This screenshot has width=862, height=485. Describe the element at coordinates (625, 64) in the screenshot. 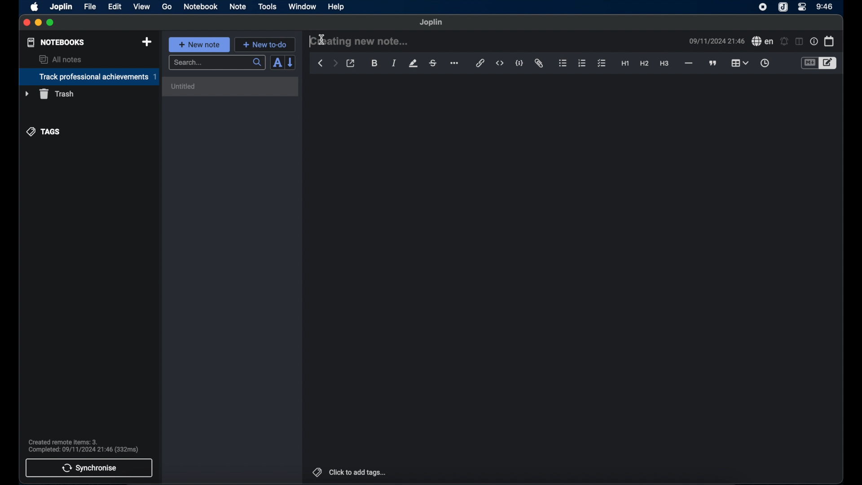

I see `heading 1` at that location.